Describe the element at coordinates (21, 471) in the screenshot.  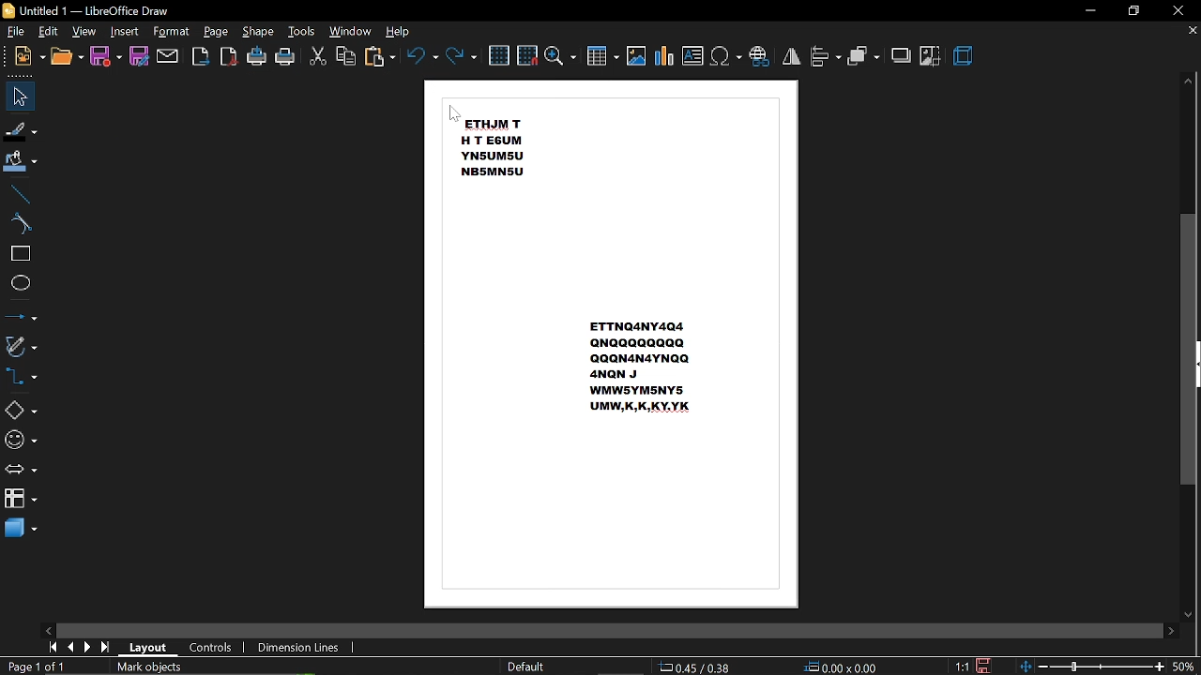
I see `arrows` at that location.